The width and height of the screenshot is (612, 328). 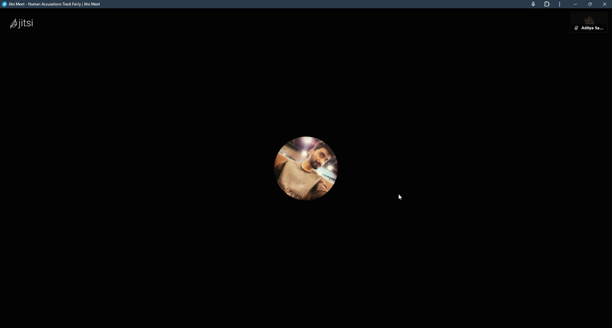 I want to click on more, so click(x=561, y=4).